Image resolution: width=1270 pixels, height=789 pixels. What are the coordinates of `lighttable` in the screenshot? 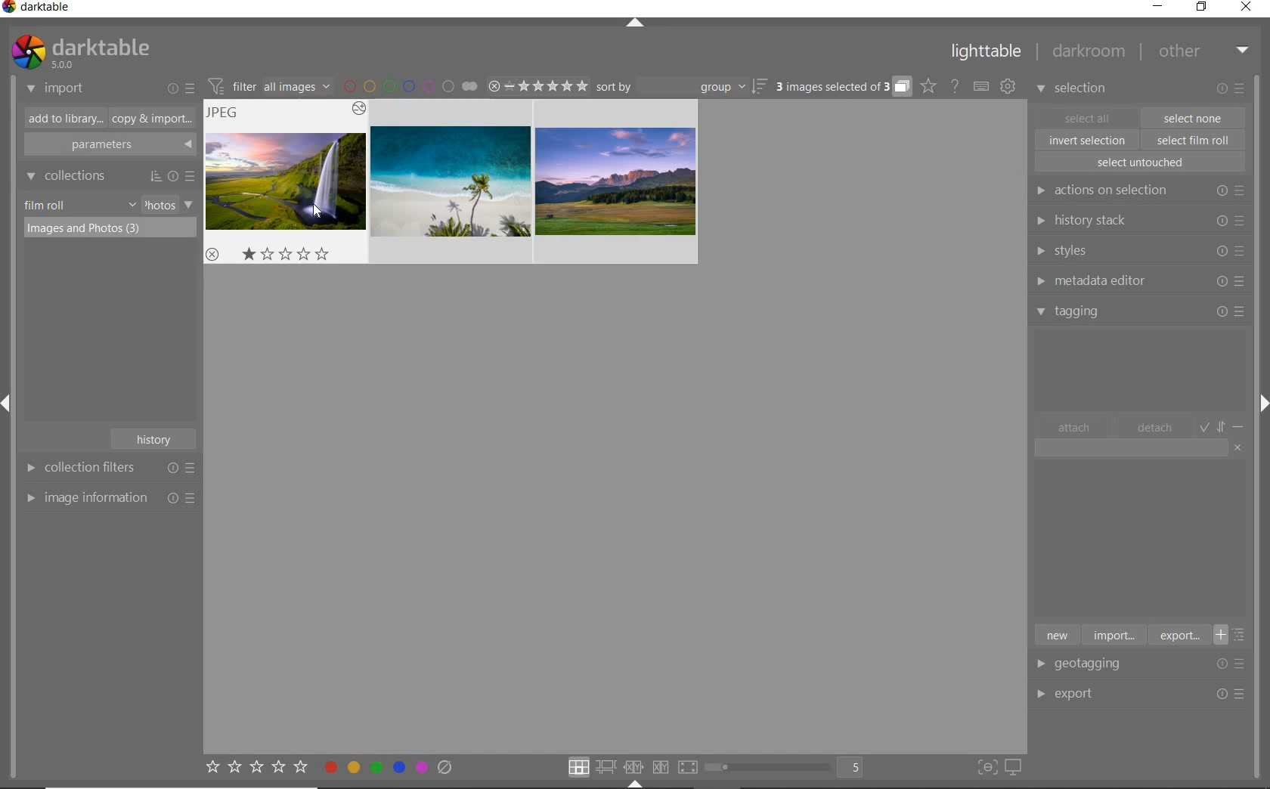 It's located at (987, 54).